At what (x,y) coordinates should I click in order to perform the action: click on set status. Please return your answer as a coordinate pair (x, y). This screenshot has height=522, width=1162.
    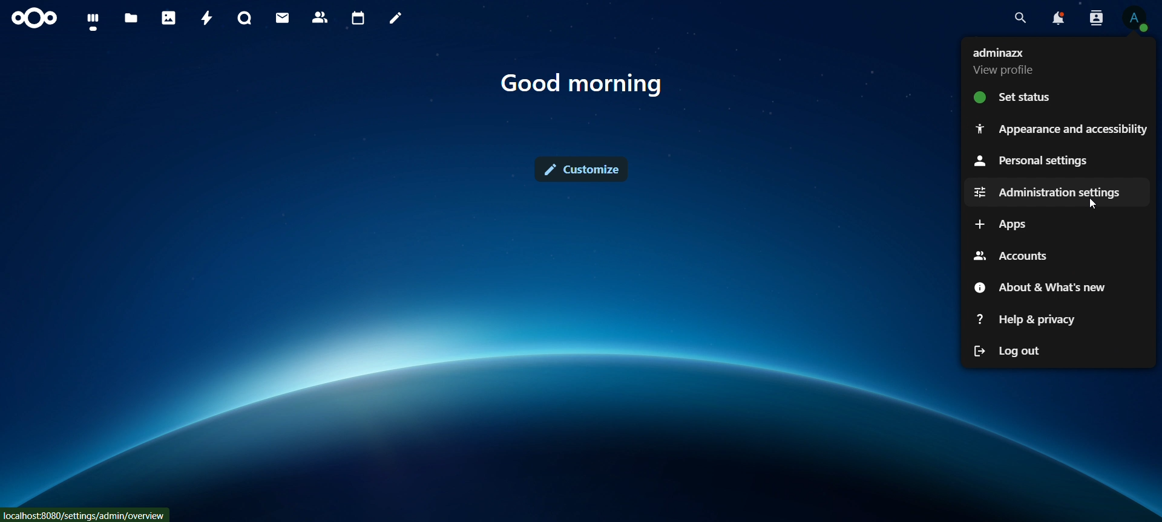
    Looking at the image, I should click on (1029, 96).